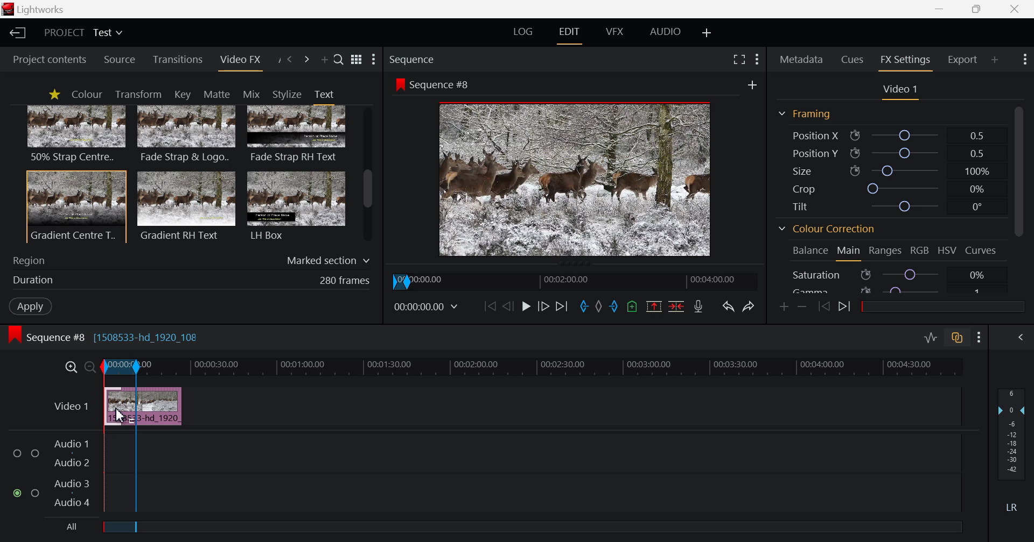 The height and width of the screenshot is (542, 1034). What do you see at coordinates (578, 279) in the screenshot?
I see `Project Timeline Navigator` at bounding box center [578, 279].